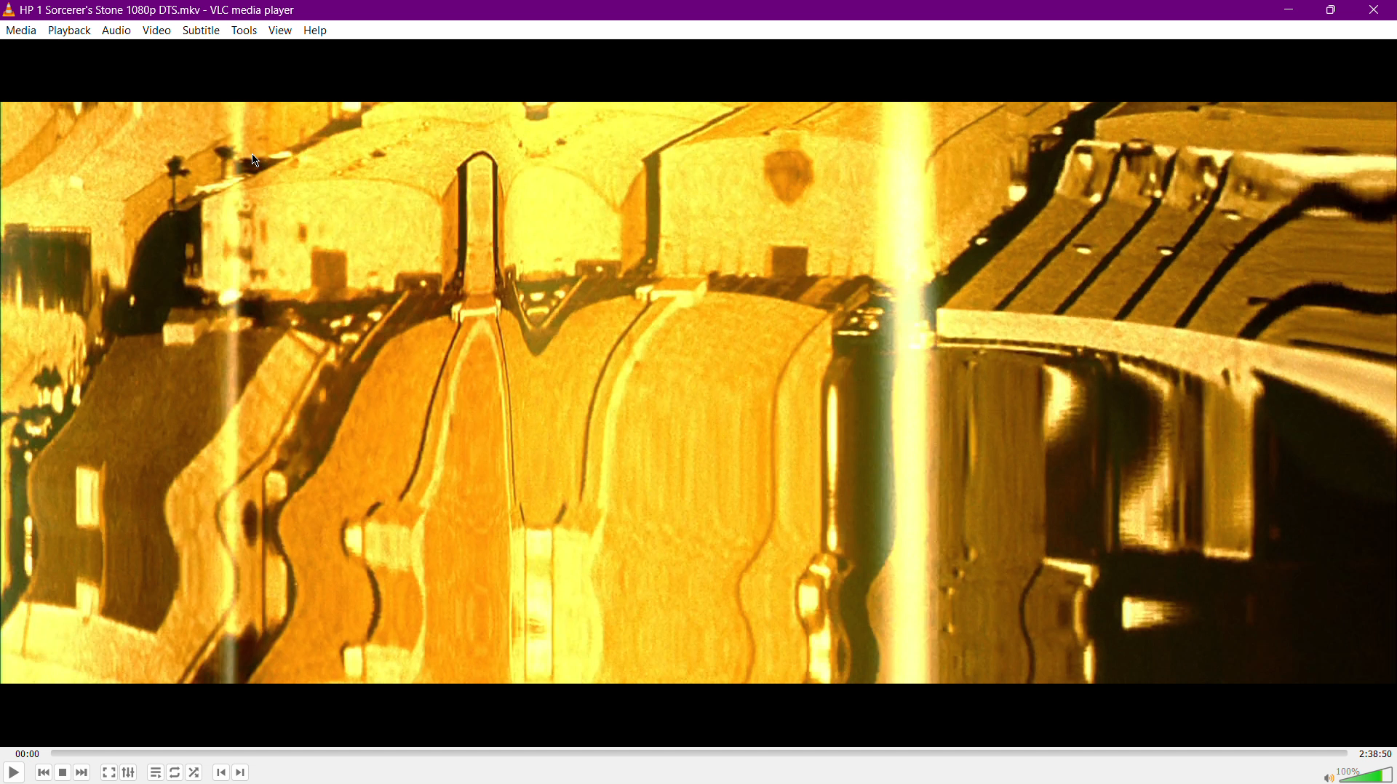 Image resolution: width=1397 pixels, height=784 pixels. What do you see at coordinates (256, 162) in the screenshot?
I see `Cursor Position` at bounding box center [256, 162].